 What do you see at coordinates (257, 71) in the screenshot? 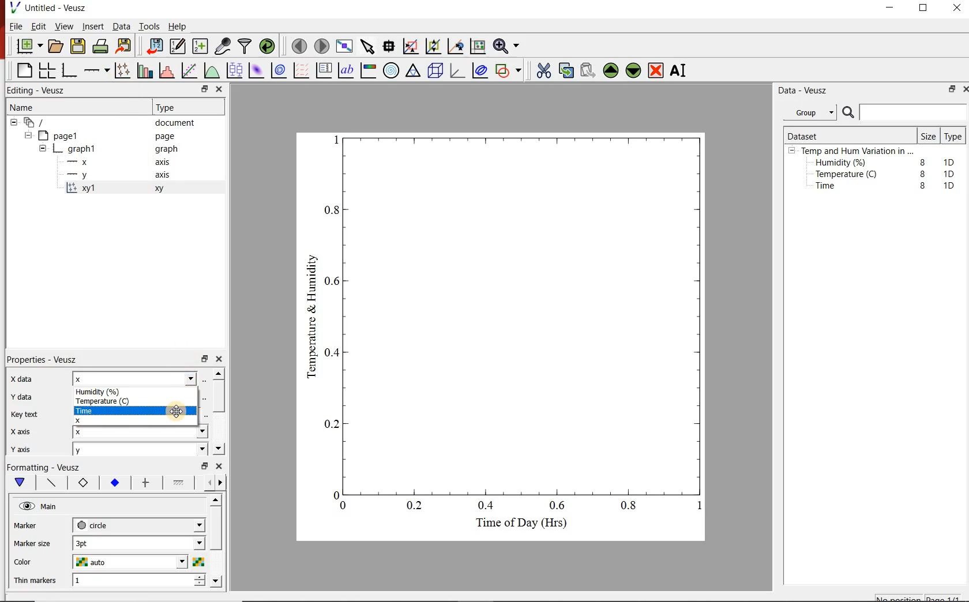
I see `plot a 2d dataset as an image` at bounding box center [257, 71].